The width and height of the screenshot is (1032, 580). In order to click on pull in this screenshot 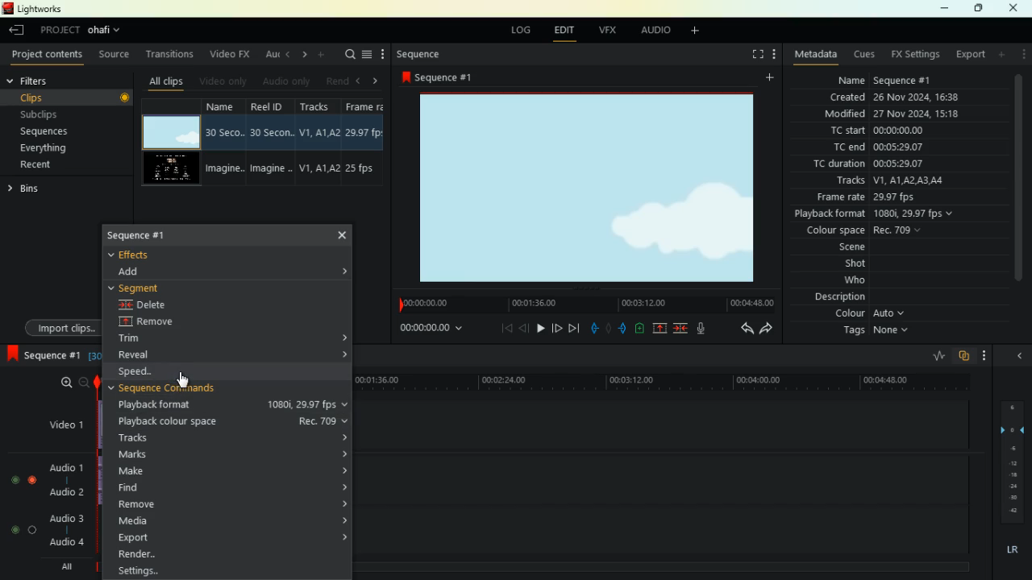, I will do `click(592, 329)`.